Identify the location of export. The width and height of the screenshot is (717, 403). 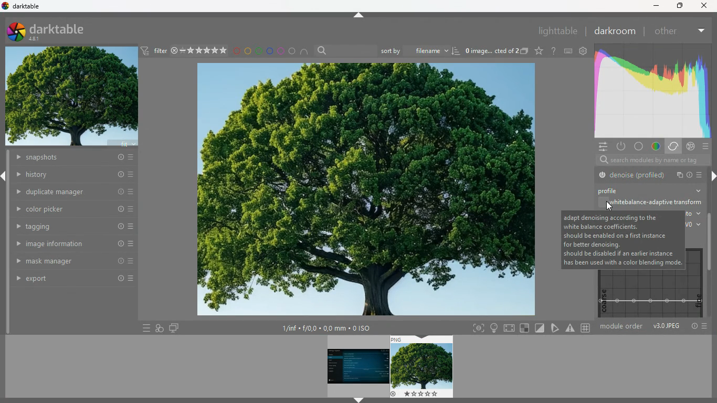
(69, 279).